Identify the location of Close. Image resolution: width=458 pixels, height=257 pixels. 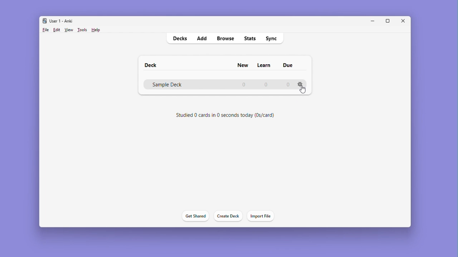
(405, 21).